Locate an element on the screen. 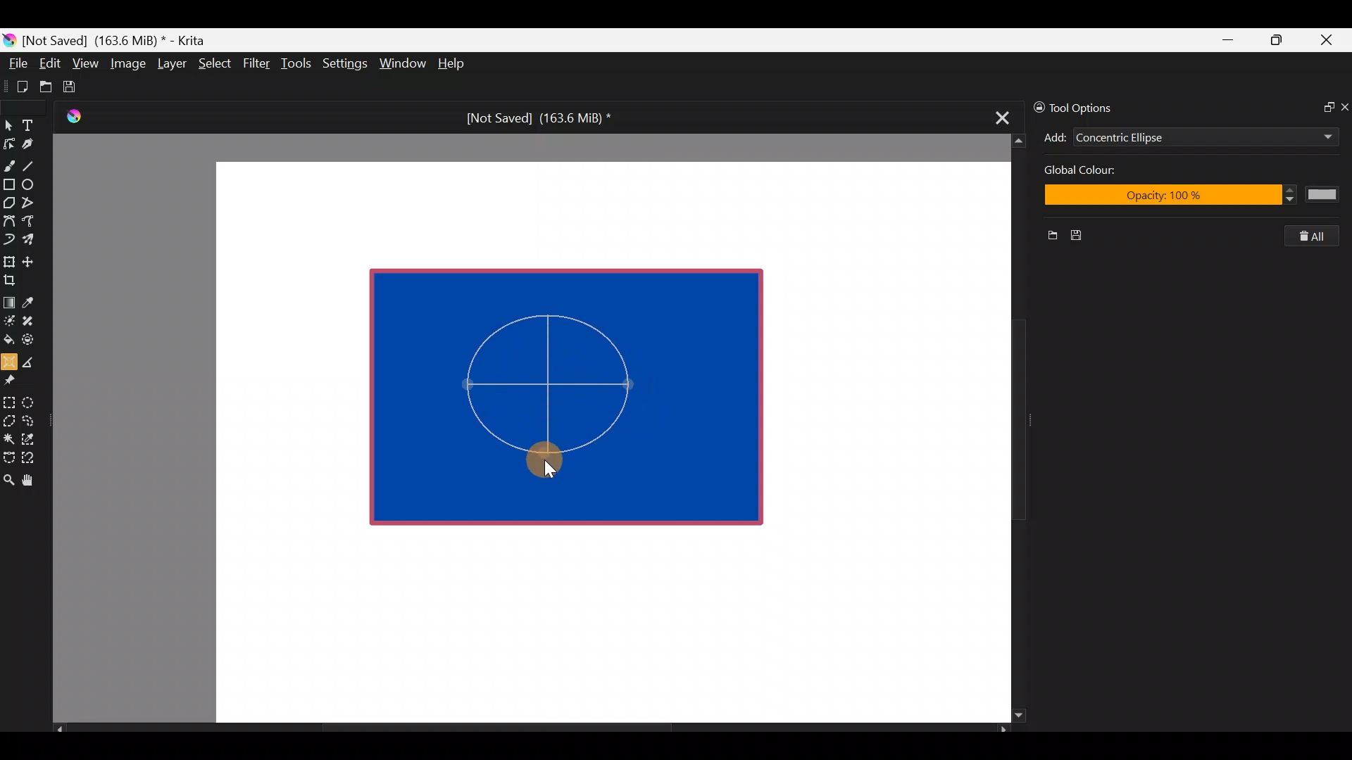 This screenshot has height=760, width=1352. Tools is located at coordinates (299, 64).